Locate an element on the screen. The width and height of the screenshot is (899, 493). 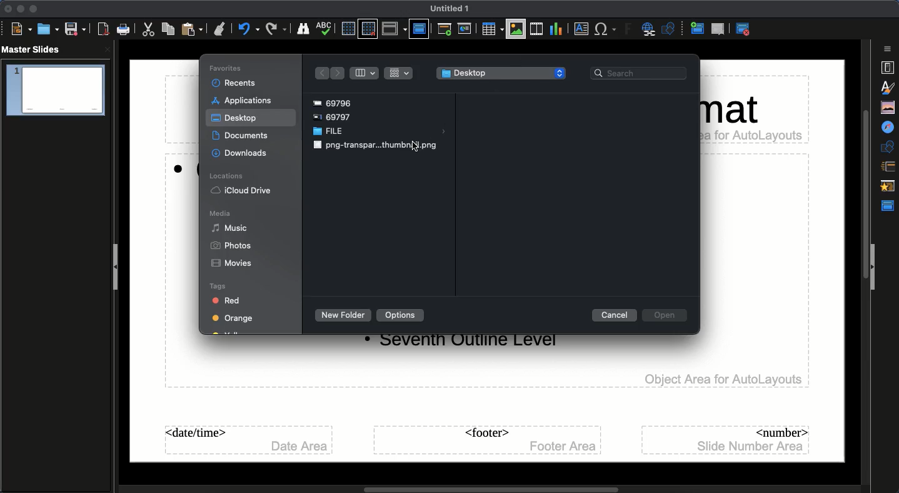
Recents is located at coordinates (236, 84).